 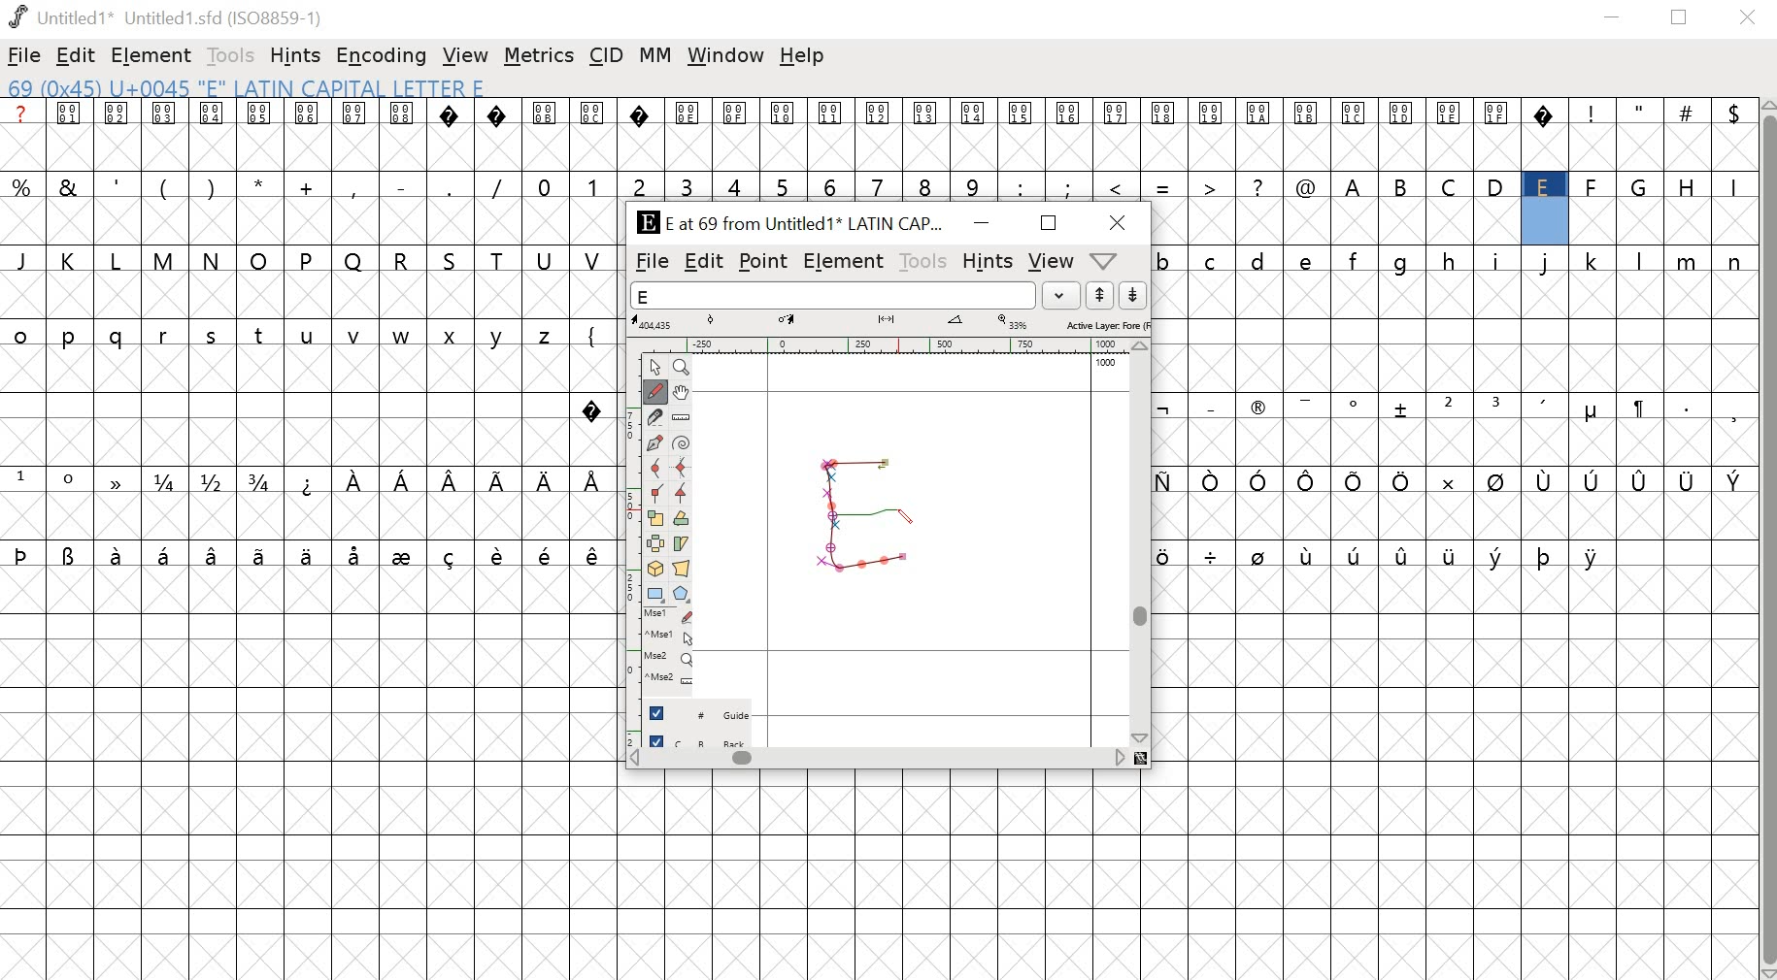 What do you see at coordinates (668, 638) in the screenshot?
I see `Mouse left button + Ctrl` at bounding box center [668, 638].